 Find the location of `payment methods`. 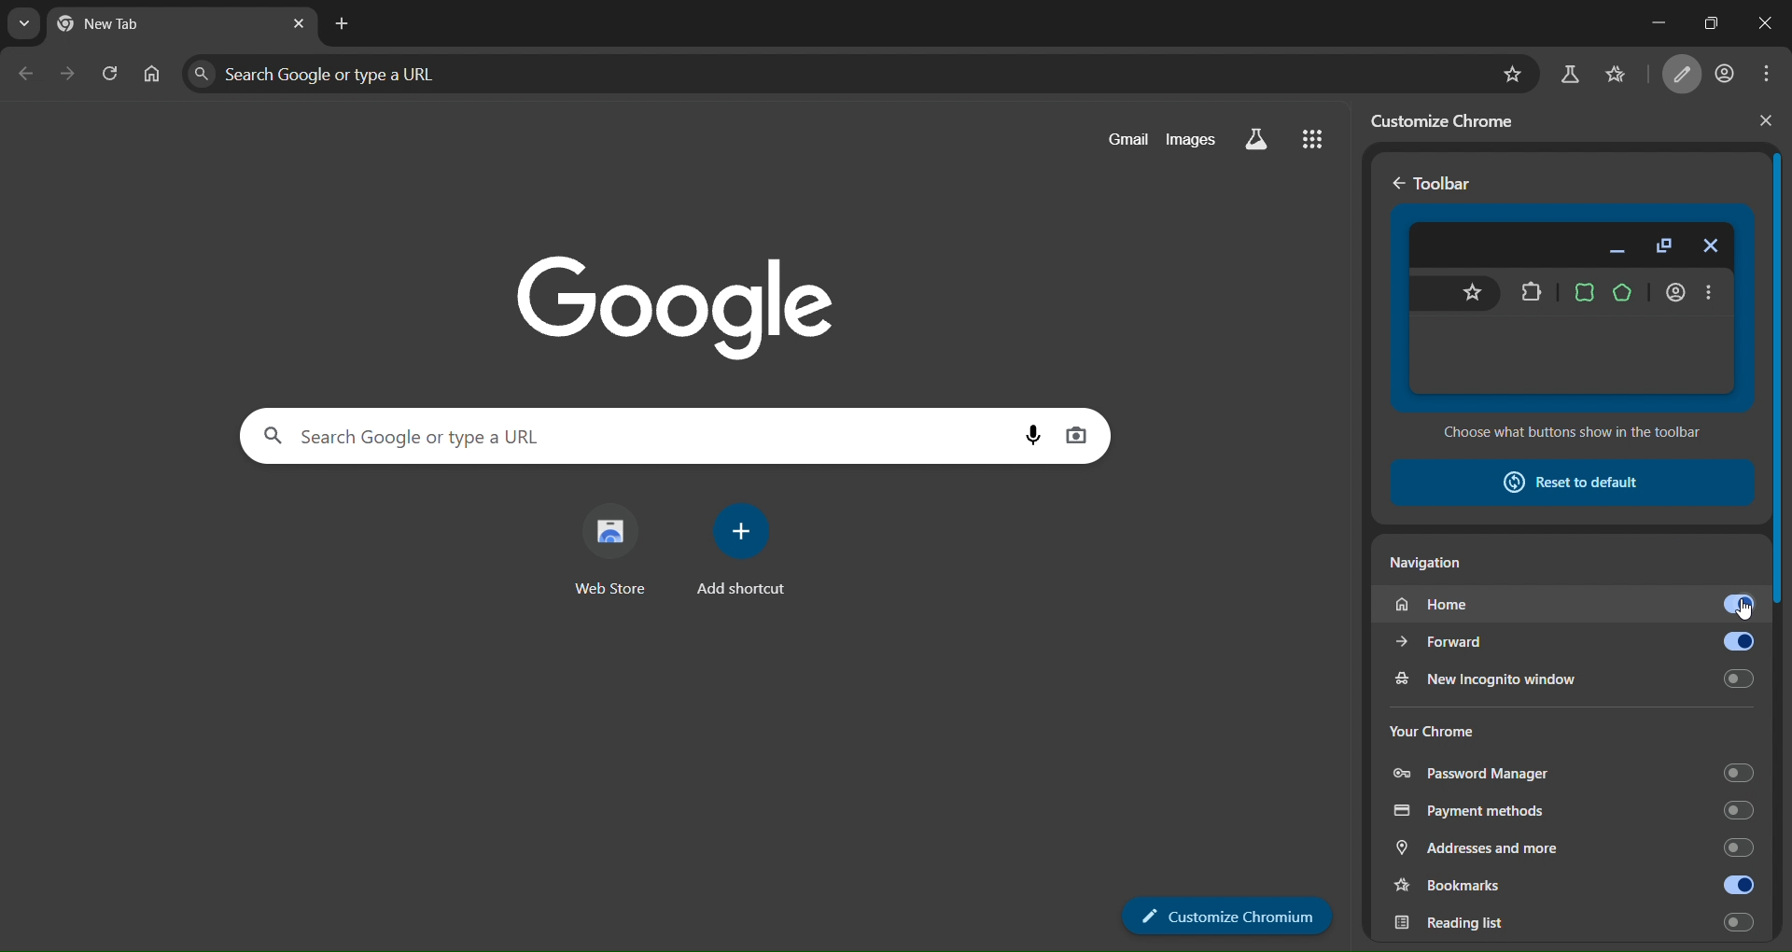

payment methods is located at coordinates (1570, 808).